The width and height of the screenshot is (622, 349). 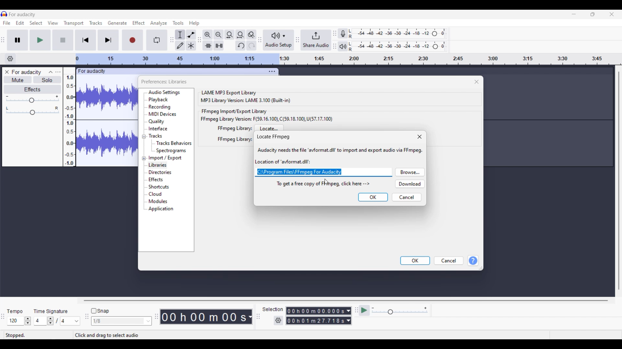 What do you see at coordinates (4, 14) in the screenshot?
I see `Software logo` at bounding box center [4, 14].